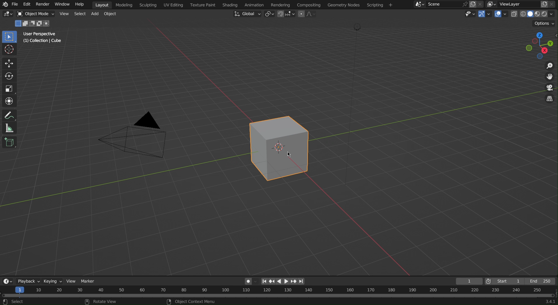 This screenshot has height=305, width=558. I want to click on Object Mode, so click(35, 14).